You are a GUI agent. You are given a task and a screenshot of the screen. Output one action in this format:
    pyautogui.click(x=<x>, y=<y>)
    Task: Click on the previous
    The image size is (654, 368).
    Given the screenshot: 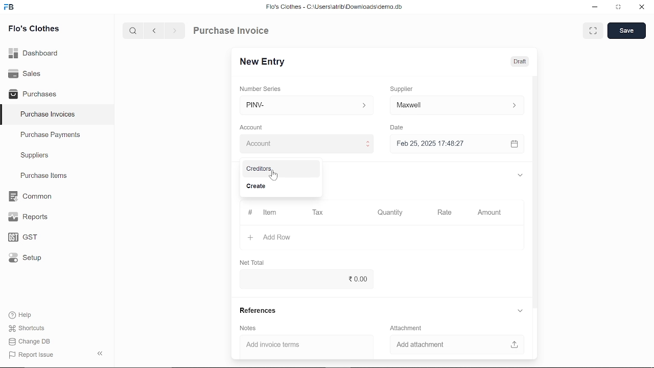 What is the action you would take?
    pyautogui.click(x=155, y=32)
    